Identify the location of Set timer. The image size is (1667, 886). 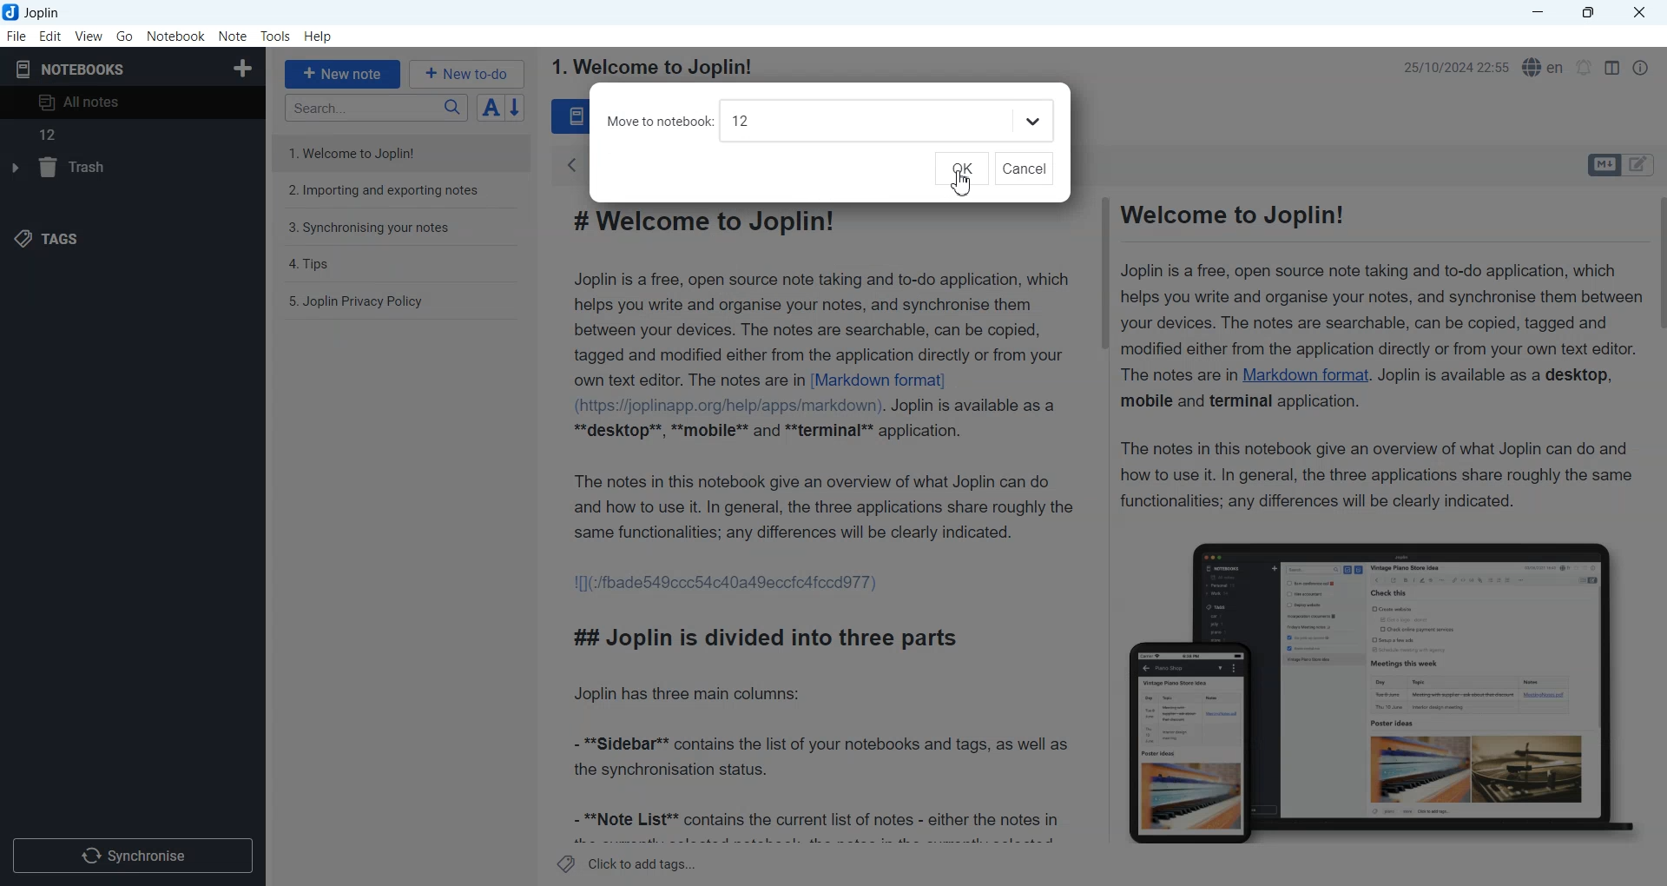
(1585, 68).